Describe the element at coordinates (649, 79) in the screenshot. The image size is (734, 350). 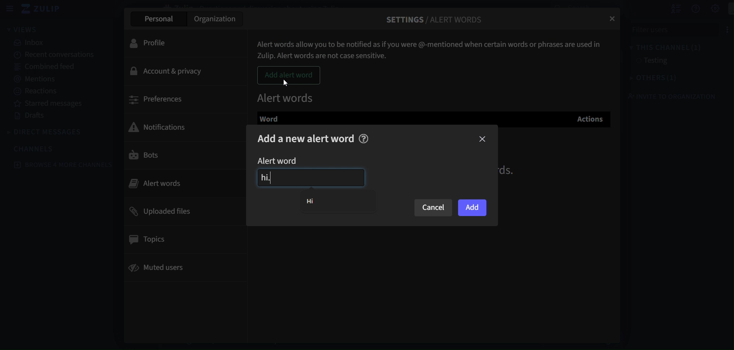
I see `others(1)` at that location.